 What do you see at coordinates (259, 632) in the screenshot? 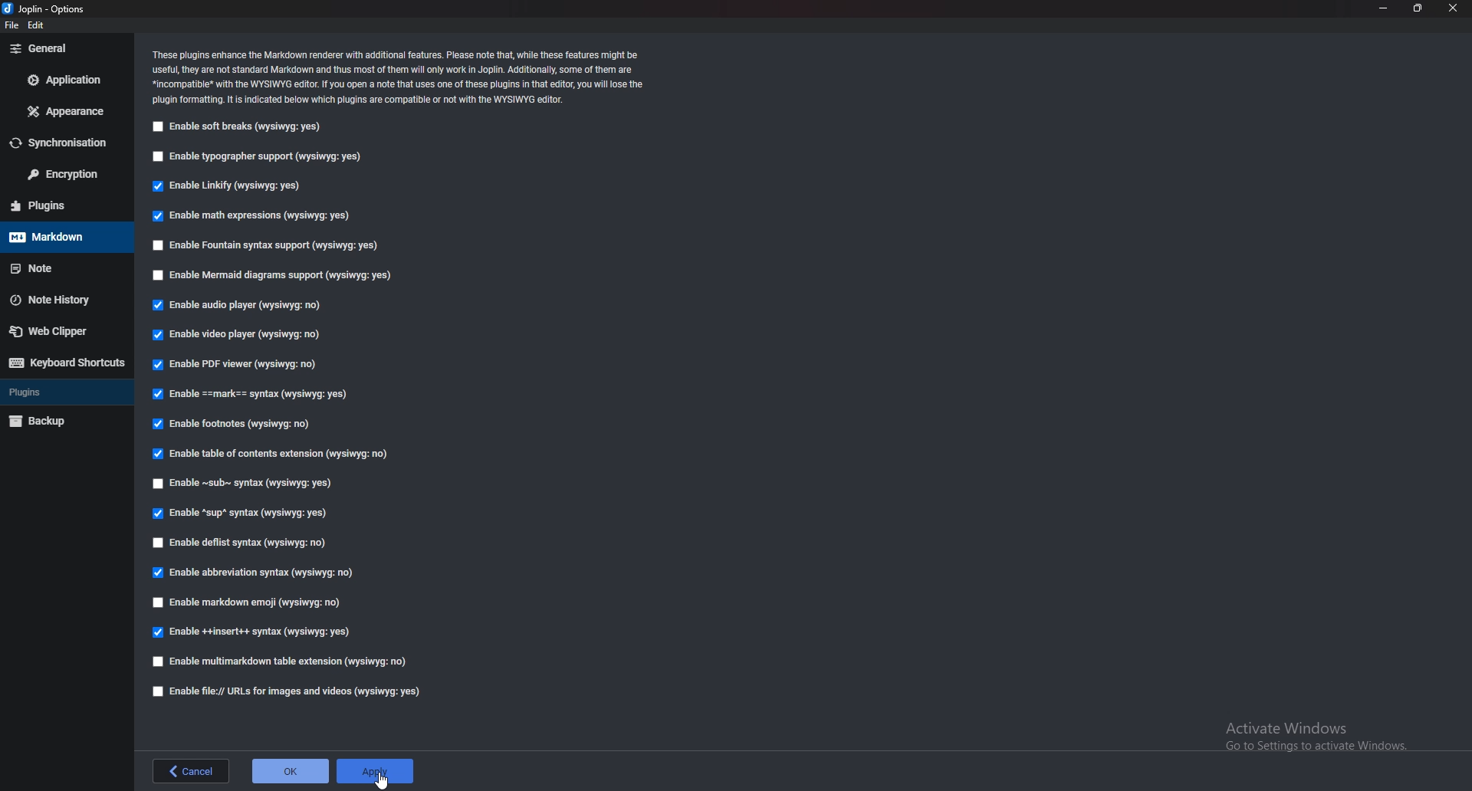
I see `Enable insert syntax` at bounding box center [259, 632].